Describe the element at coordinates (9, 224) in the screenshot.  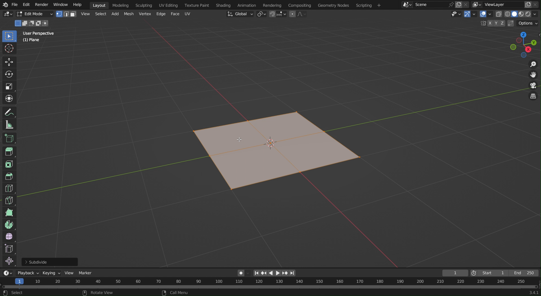
I see `Spin` at that location.